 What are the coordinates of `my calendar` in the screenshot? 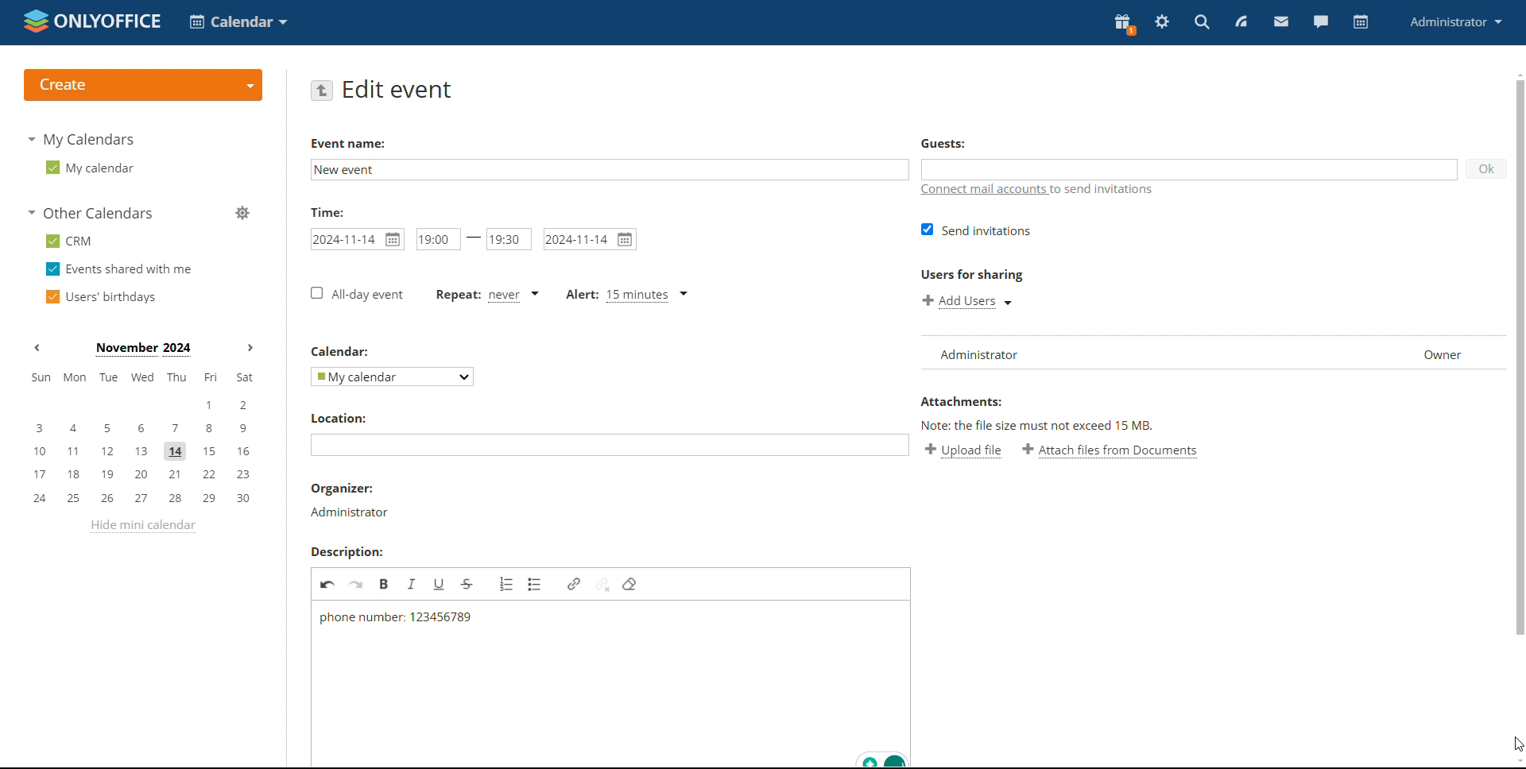 It's located at (91, 167).